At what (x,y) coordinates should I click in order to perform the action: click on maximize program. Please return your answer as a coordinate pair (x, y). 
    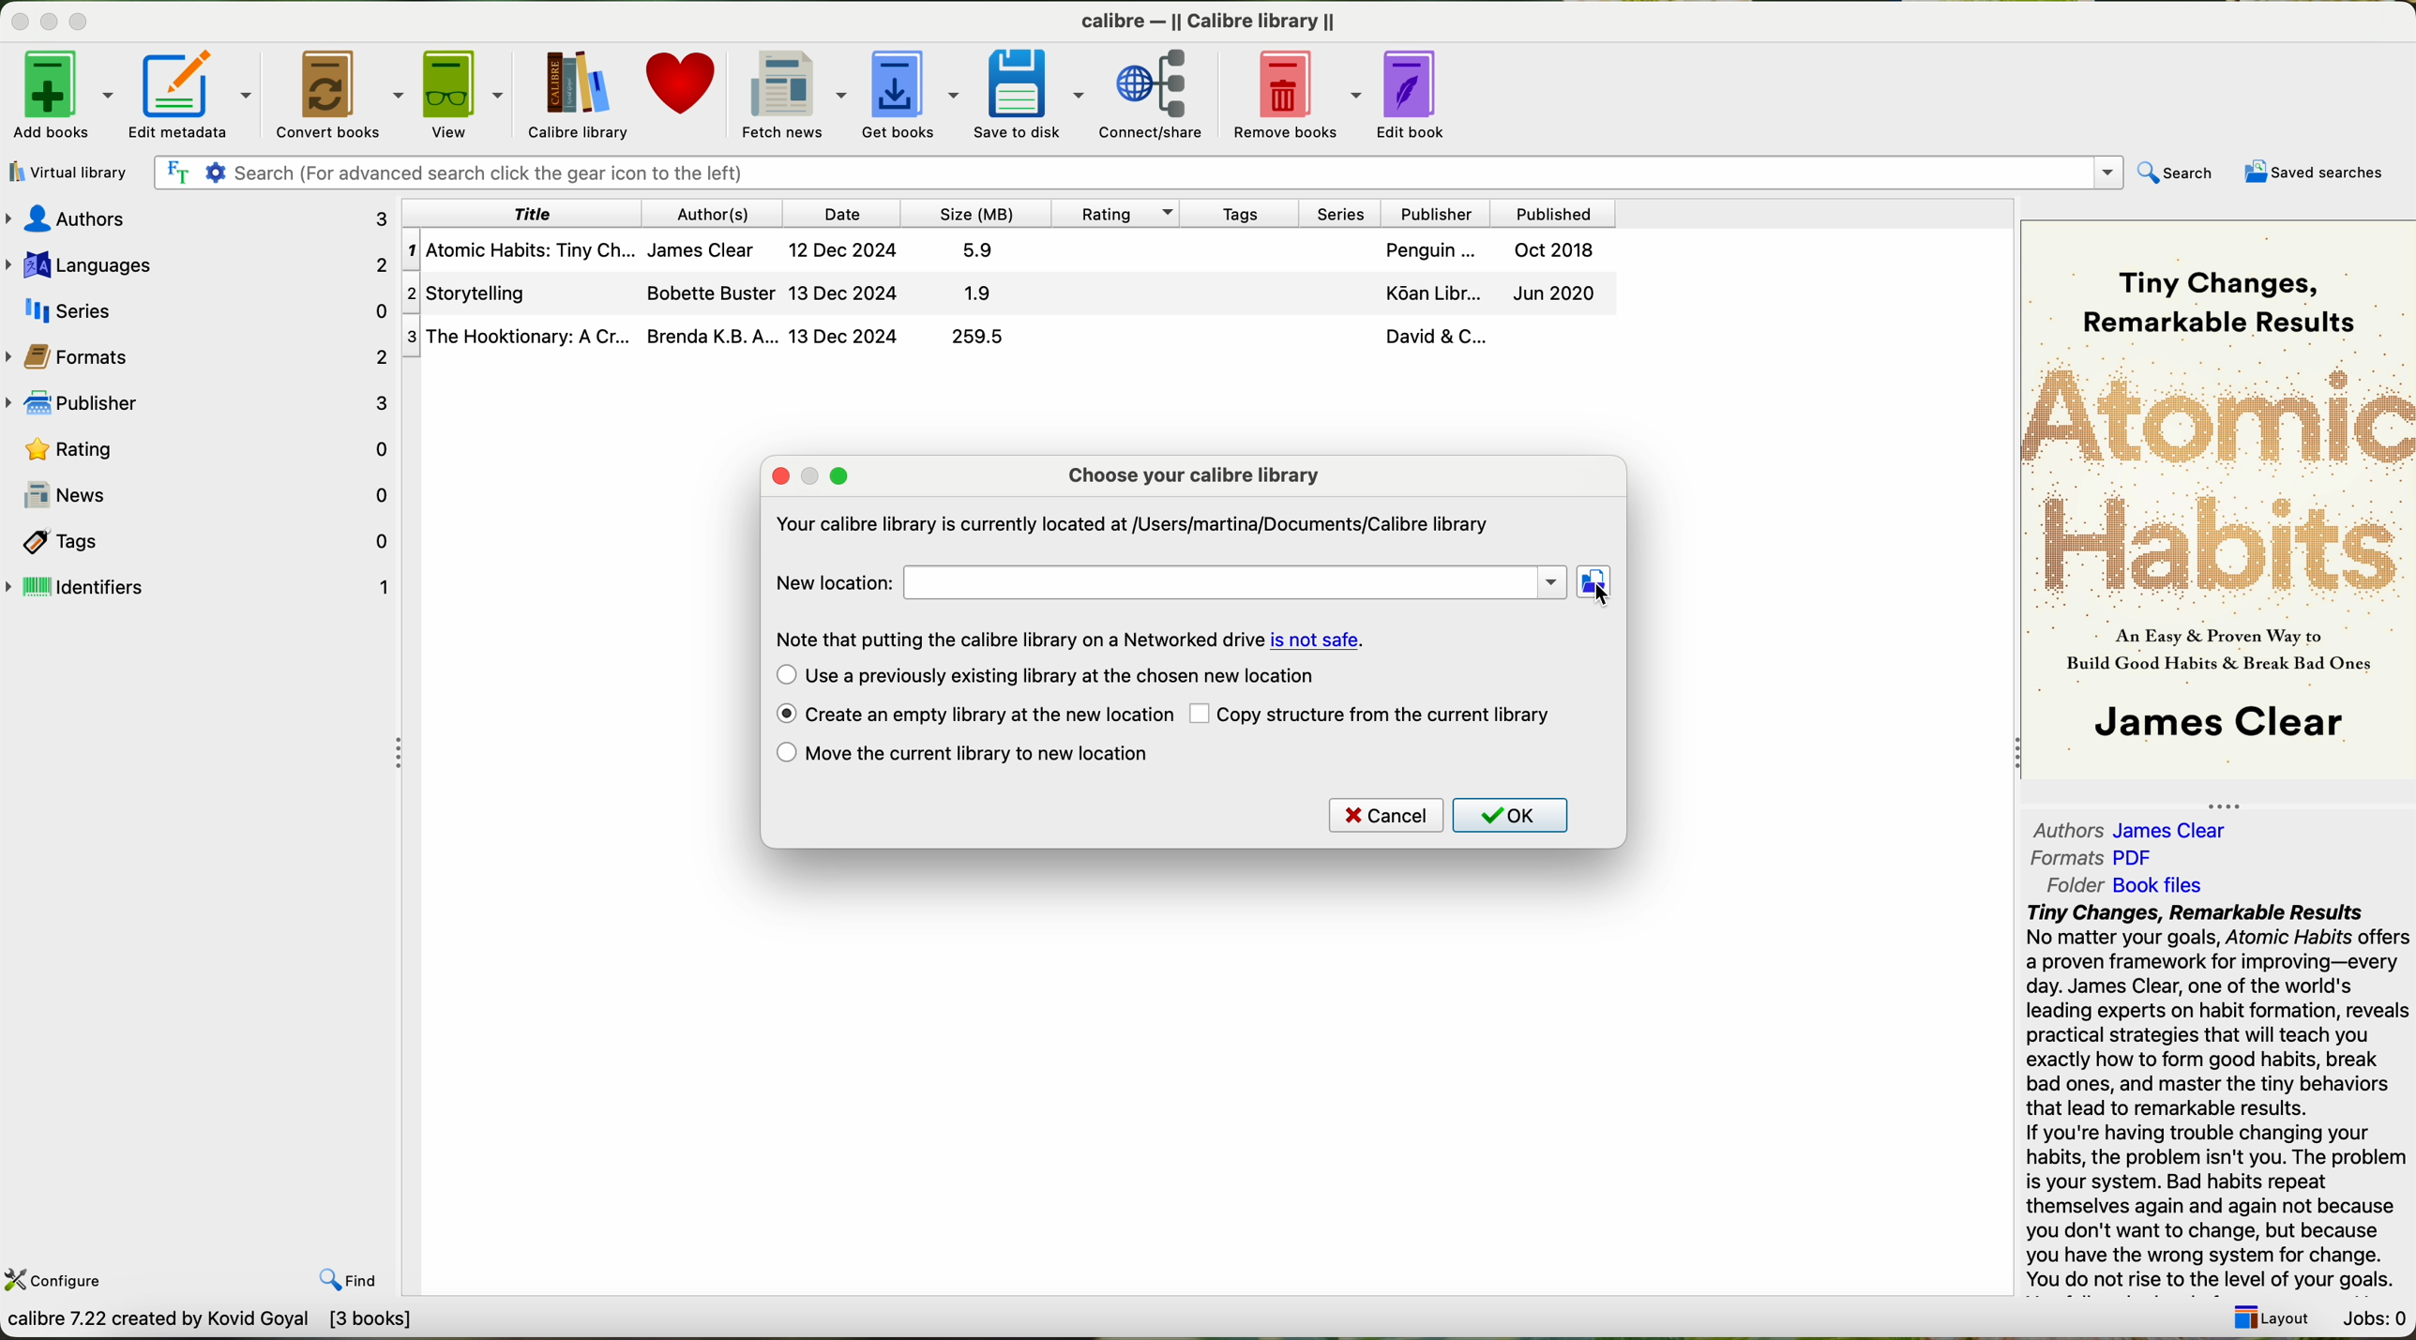
    Looking at the image, I should click on (90, 23).